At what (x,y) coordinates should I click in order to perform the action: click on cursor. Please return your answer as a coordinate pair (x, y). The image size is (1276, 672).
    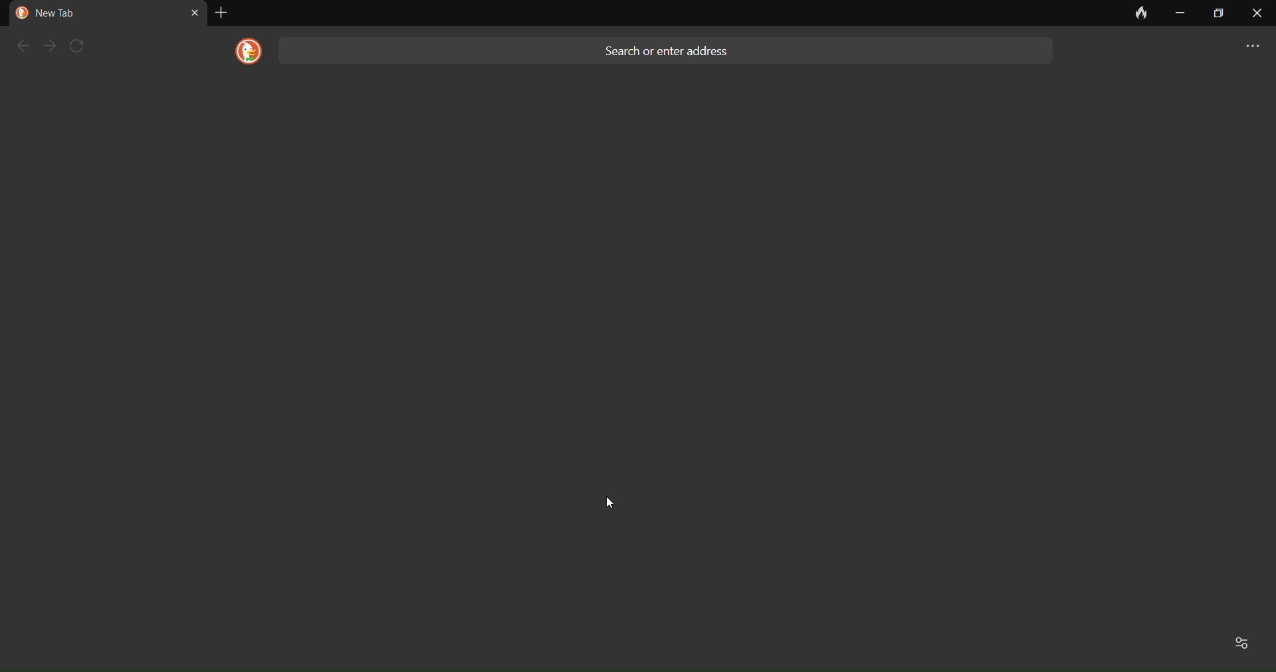
    Looking at the image, I should click on (613, 503).